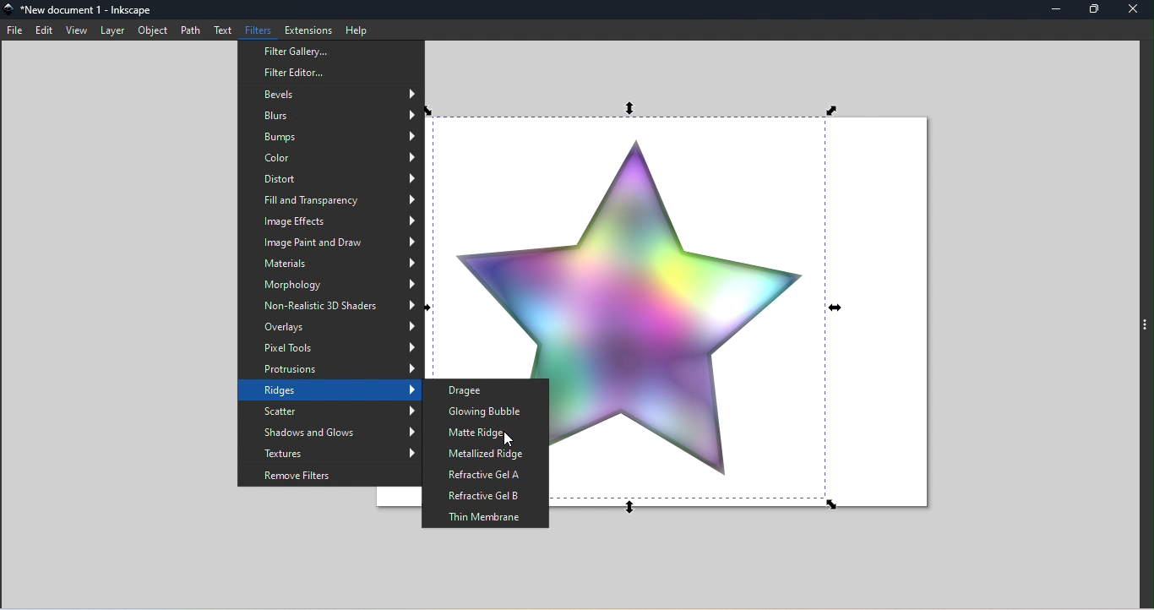  What do you see at coordinates (486, 454) in the screenshot?
I see `Metallized ridge` at bounding box center [486, 454].